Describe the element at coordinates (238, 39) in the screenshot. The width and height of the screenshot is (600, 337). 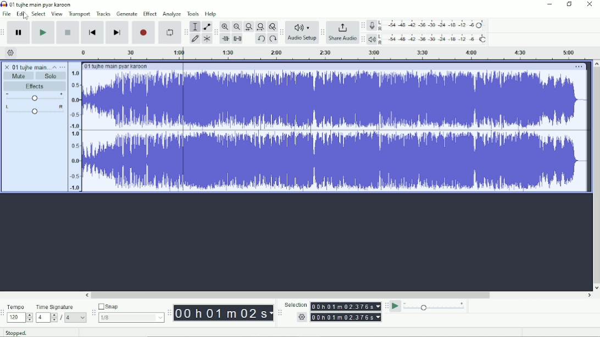
I see `Silence audio selection` at that location.